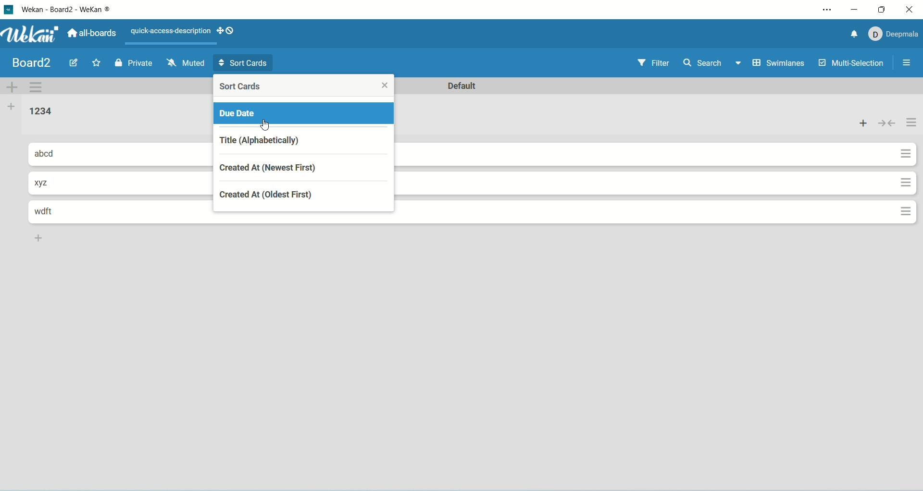 This screenshot has height=491, width=923. I want to click on list, so click(44, 112).